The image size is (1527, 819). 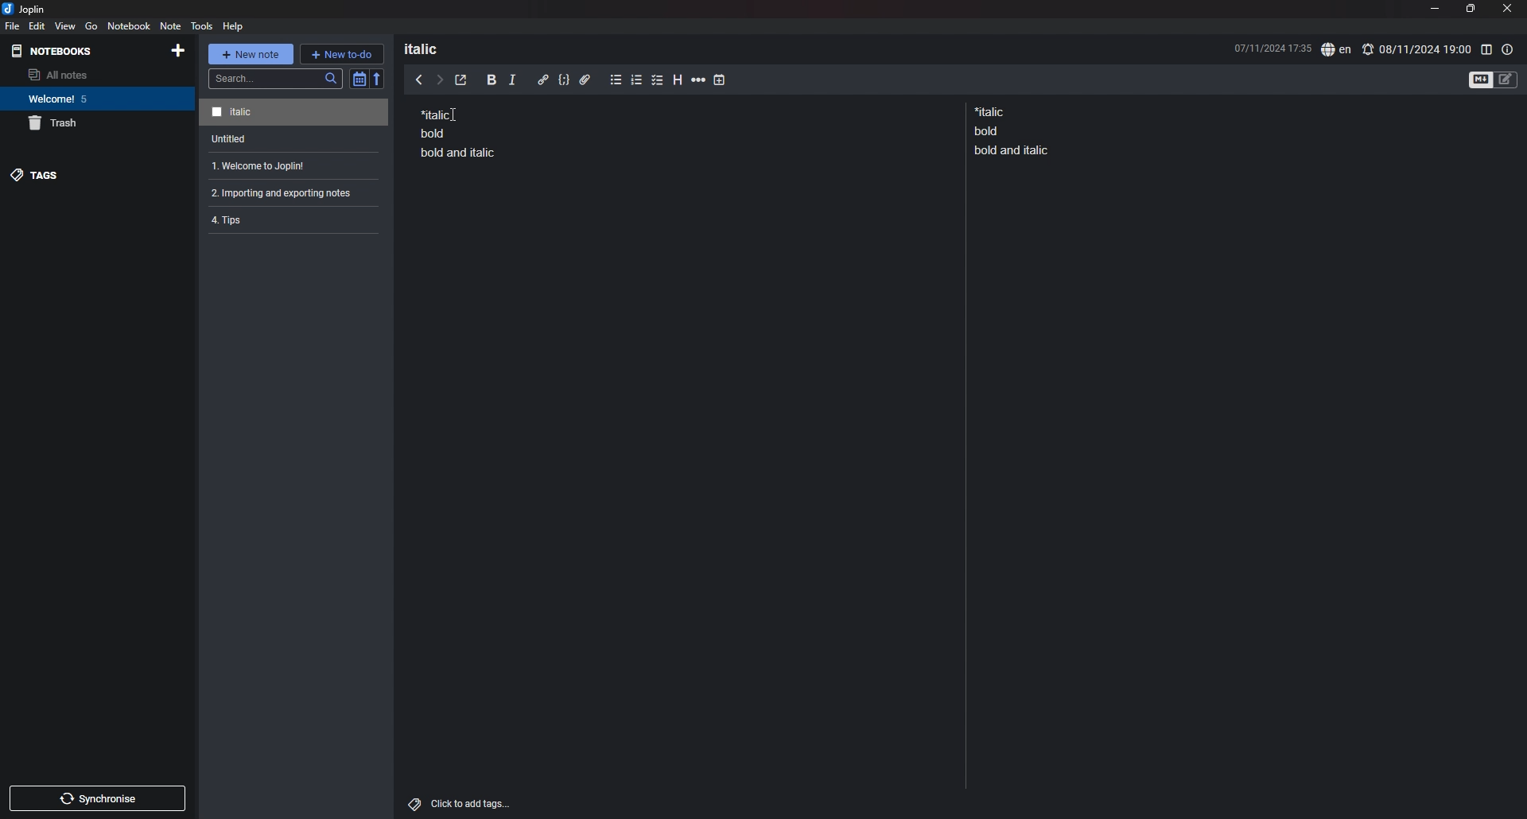 I want to click on bold, so click(x=492, y=80).